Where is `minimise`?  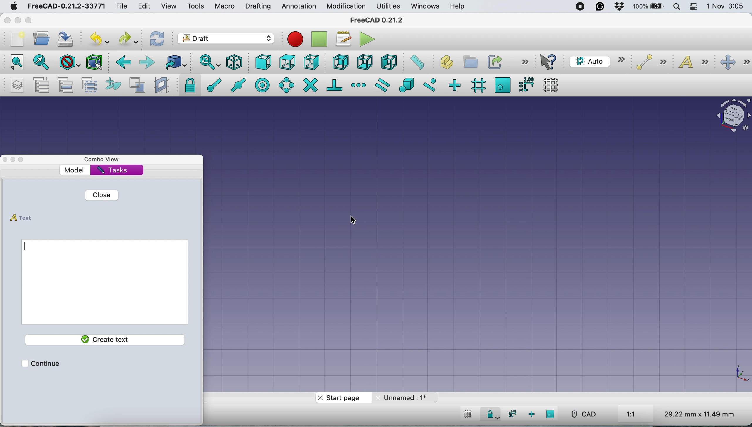 minimise is located at coordinates (18, 21).